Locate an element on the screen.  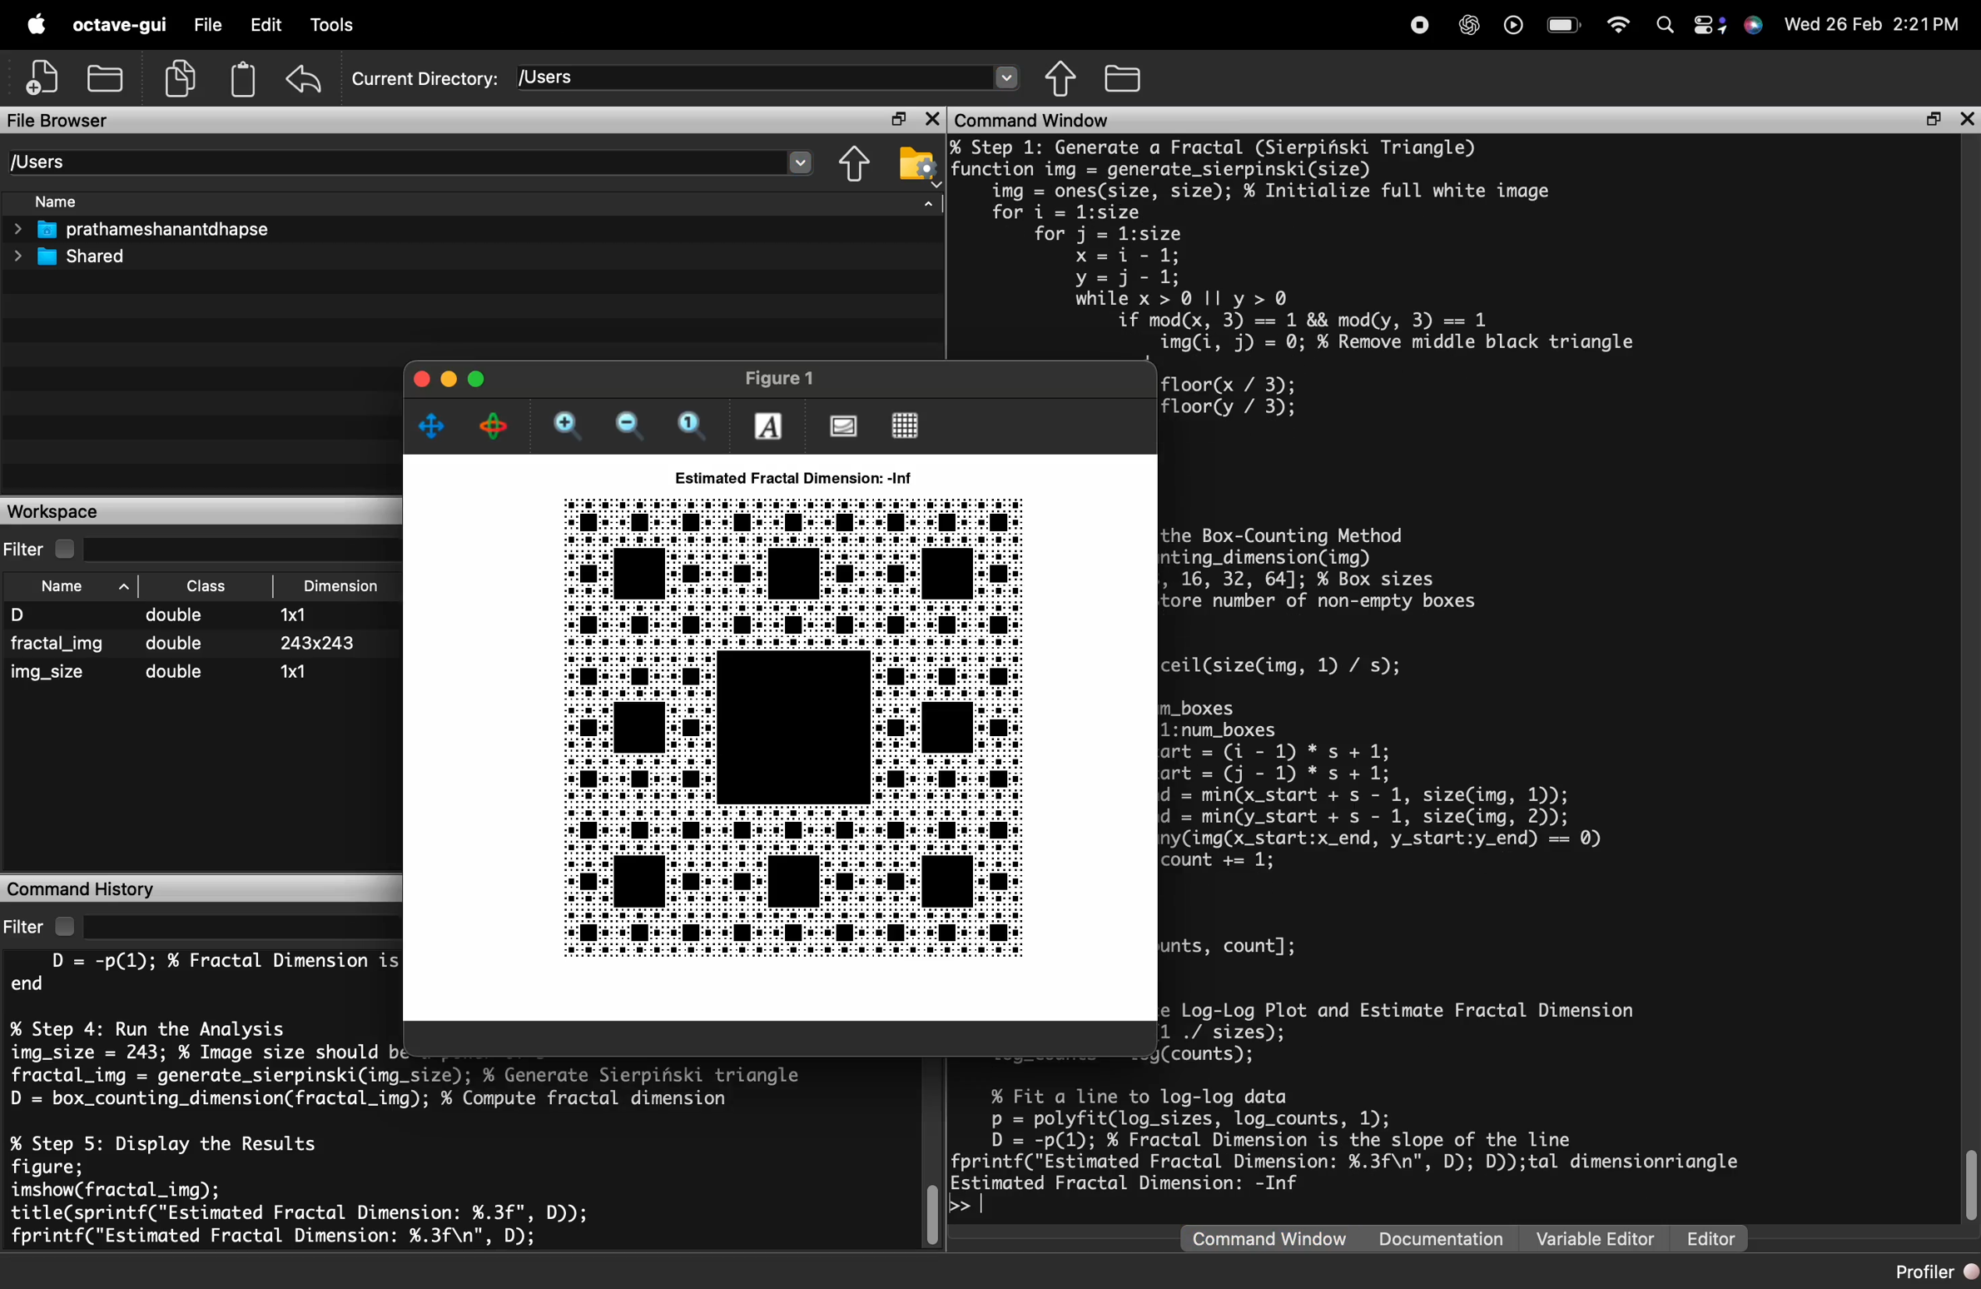
maximize is located at coordinates (453, 381).